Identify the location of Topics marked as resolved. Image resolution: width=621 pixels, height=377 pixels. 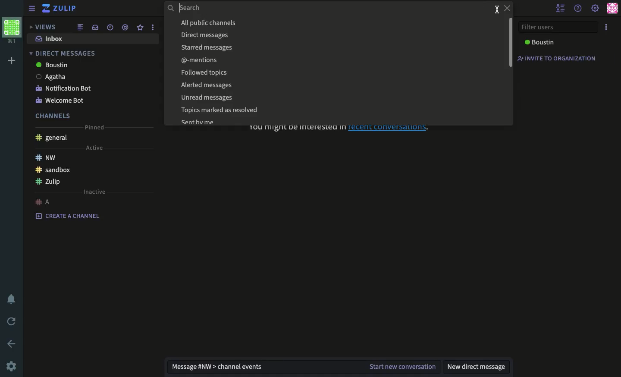
(220, 110).